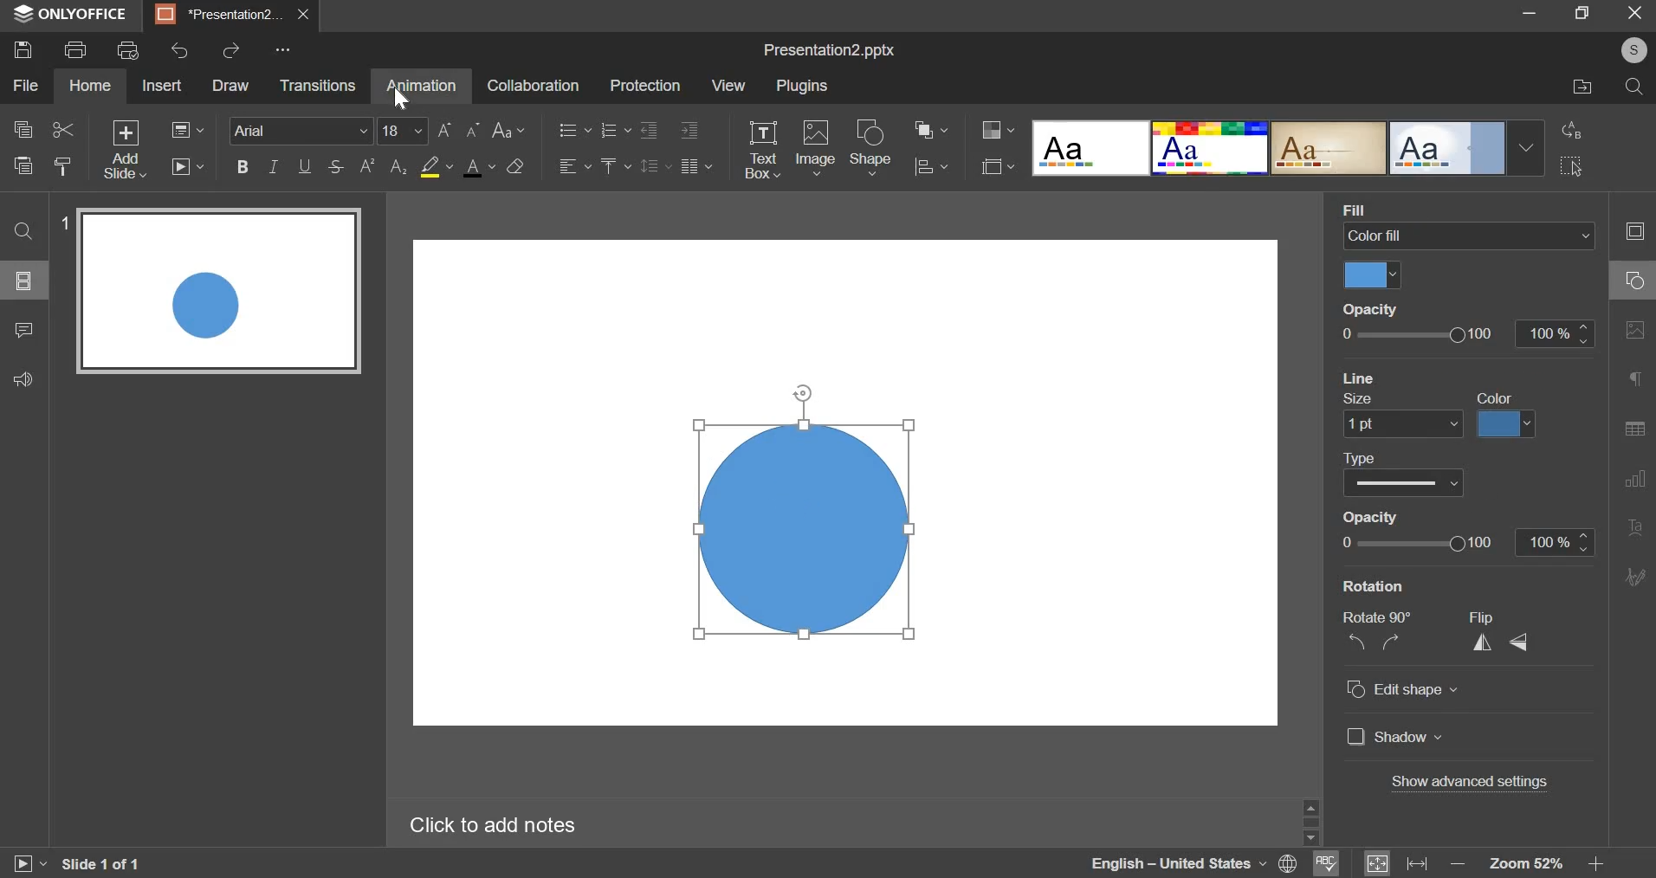 Image resolution: width=1656 pixels, height=878 pixels. What do you see at coordinates (927, 130) in the screenshot?
I see `arrange shape` at bounding box center [927, 130].